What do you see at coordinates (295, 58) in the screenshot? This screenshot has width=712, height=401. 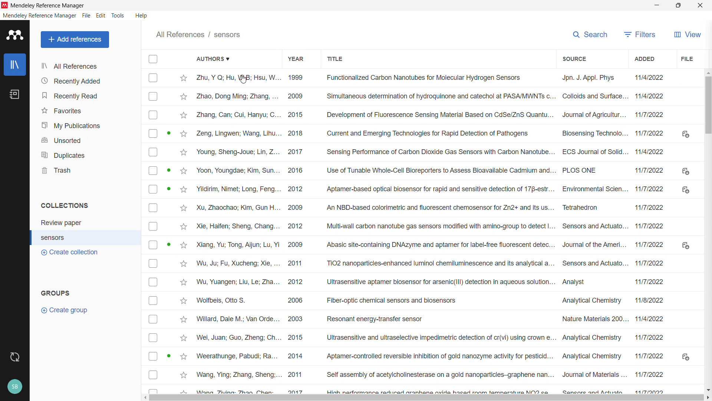 I see `Sort by year of publication ` at bounding box center [295, 58].